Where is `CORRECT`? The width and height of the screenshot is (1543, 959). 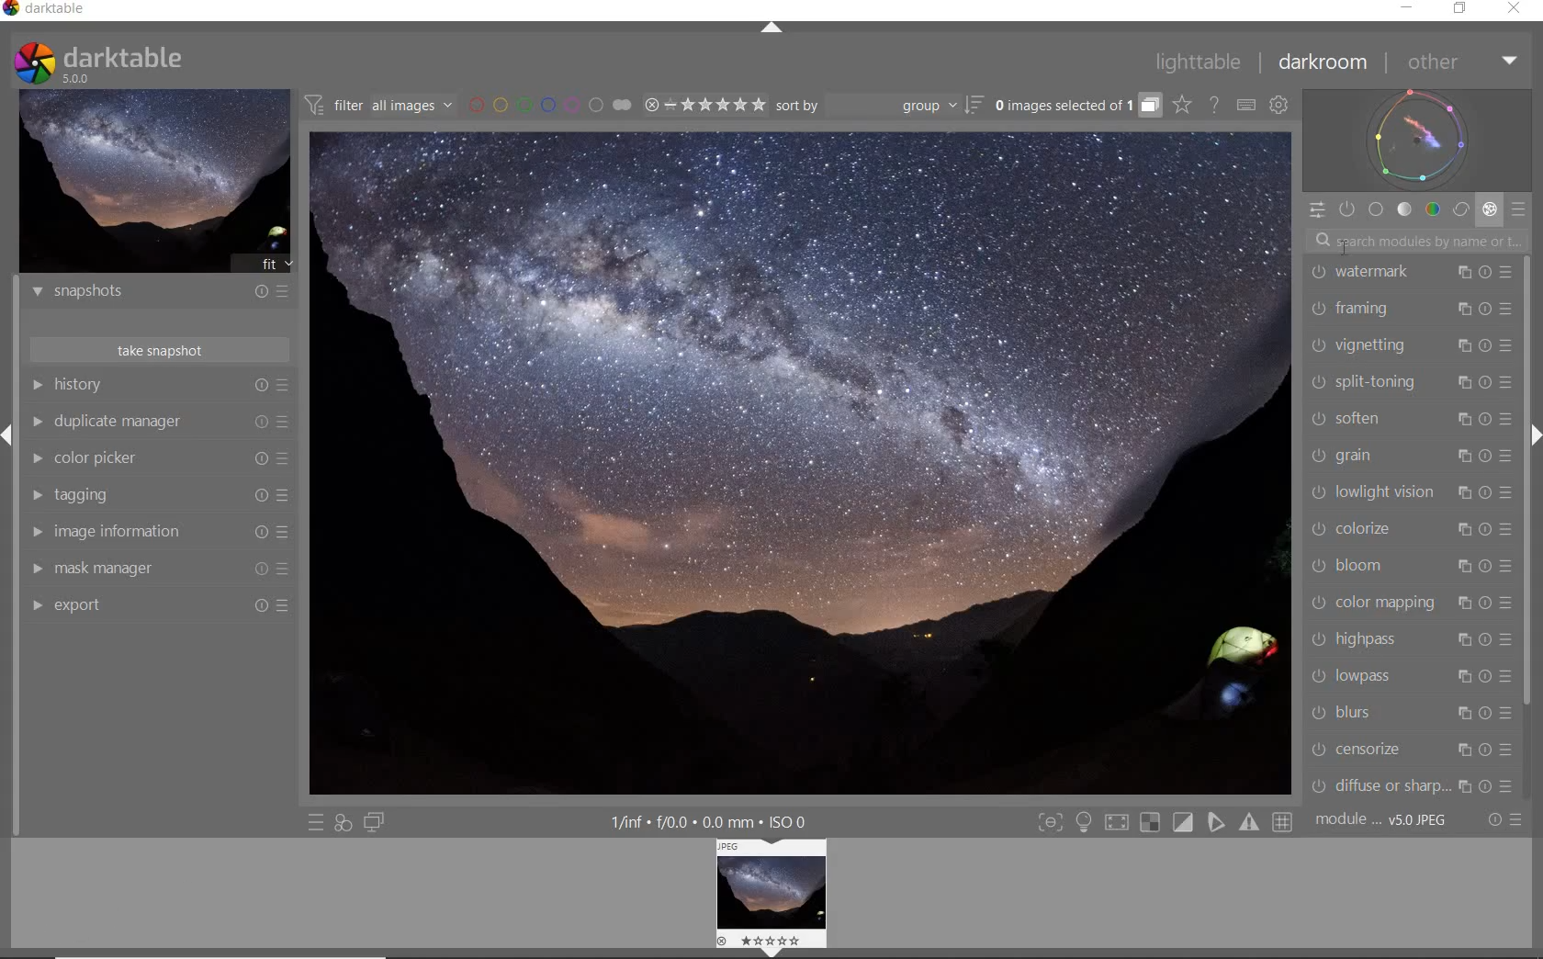 CORRECT is located at coordinates (1460, 210).